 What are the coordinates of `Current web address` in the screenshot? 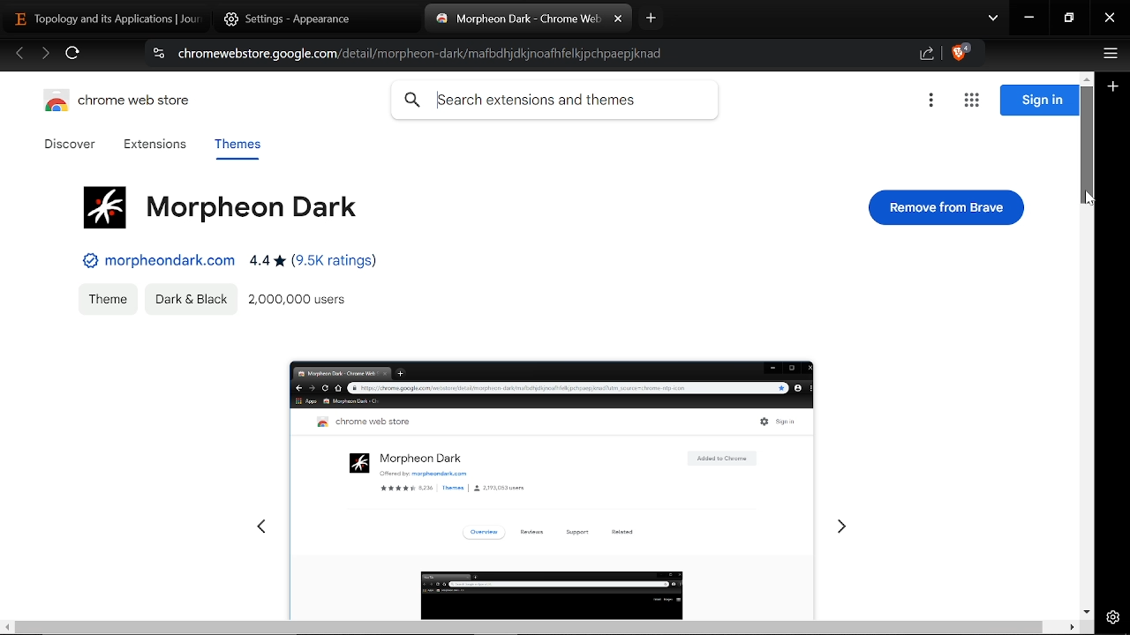 It's located at (426, 54).